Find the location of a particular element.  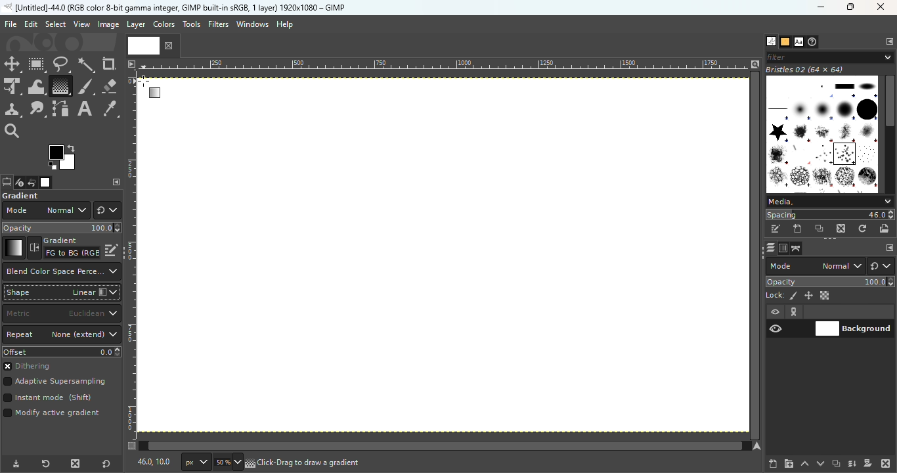

View is located at coordinates (82, 24).